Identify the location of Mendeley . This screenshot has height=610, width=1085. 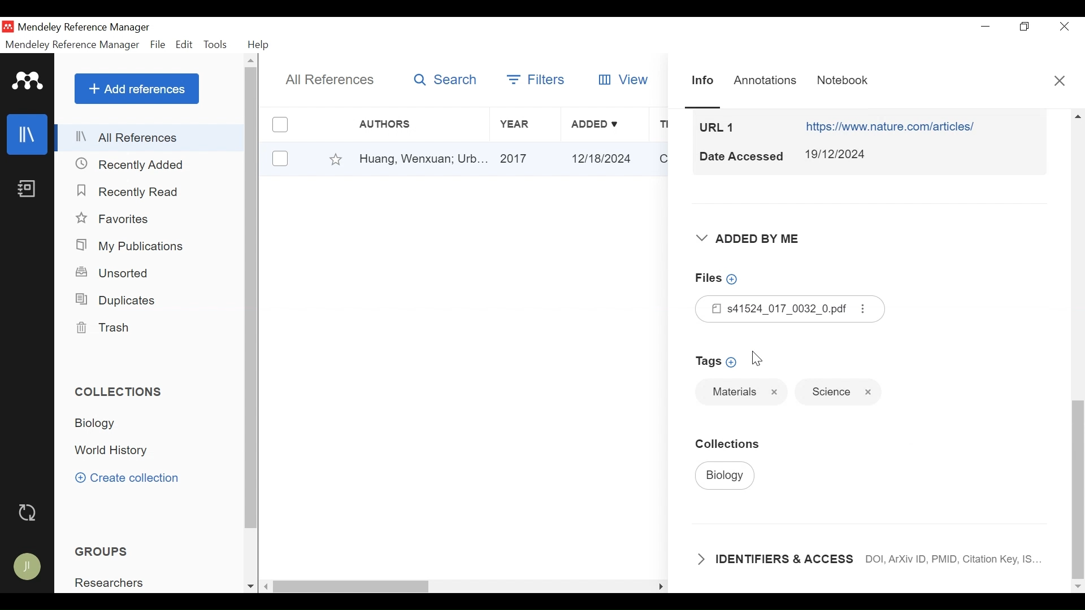
(28, 81).